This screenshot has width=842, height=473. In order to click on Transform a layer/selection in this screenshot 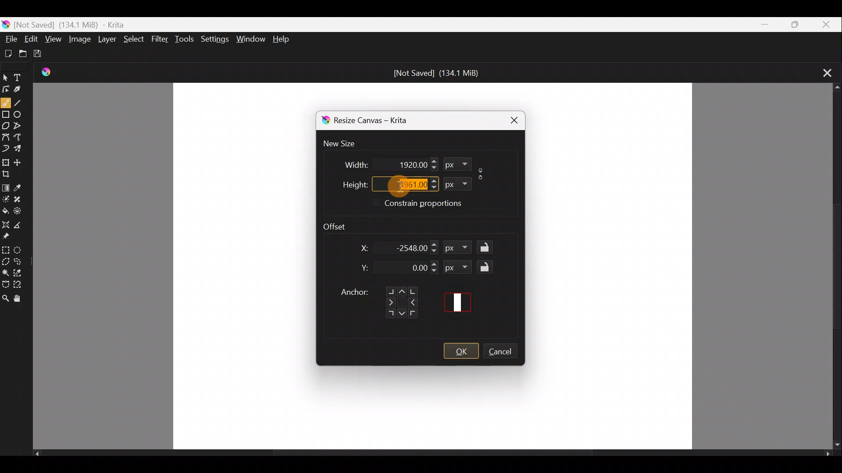, I will do `click(6, 162)`.